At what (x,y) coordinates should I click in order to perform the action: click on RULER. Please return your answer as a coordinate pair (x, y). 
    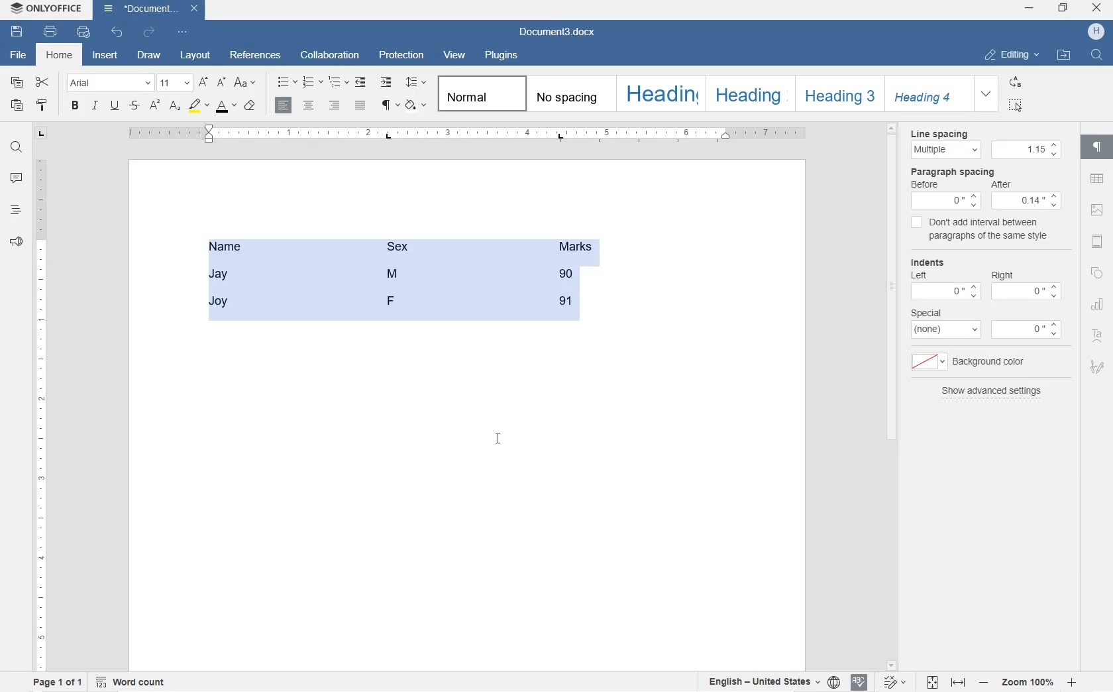
    Looking at the image, I should click on (39, 412).